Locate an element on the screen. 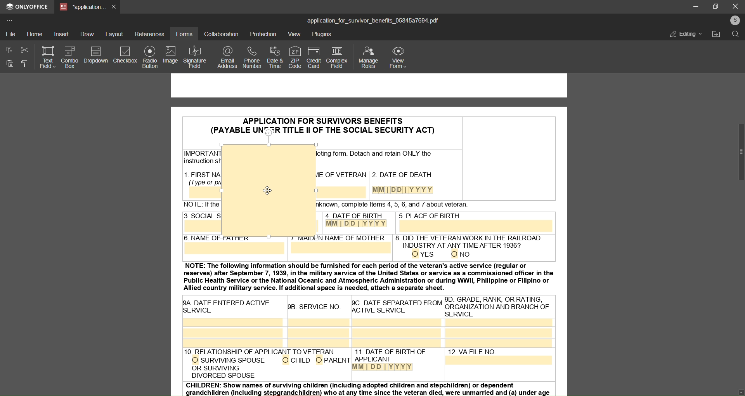 This screenshot has height=396, width=745. layout is located at coordinates (115, 33).